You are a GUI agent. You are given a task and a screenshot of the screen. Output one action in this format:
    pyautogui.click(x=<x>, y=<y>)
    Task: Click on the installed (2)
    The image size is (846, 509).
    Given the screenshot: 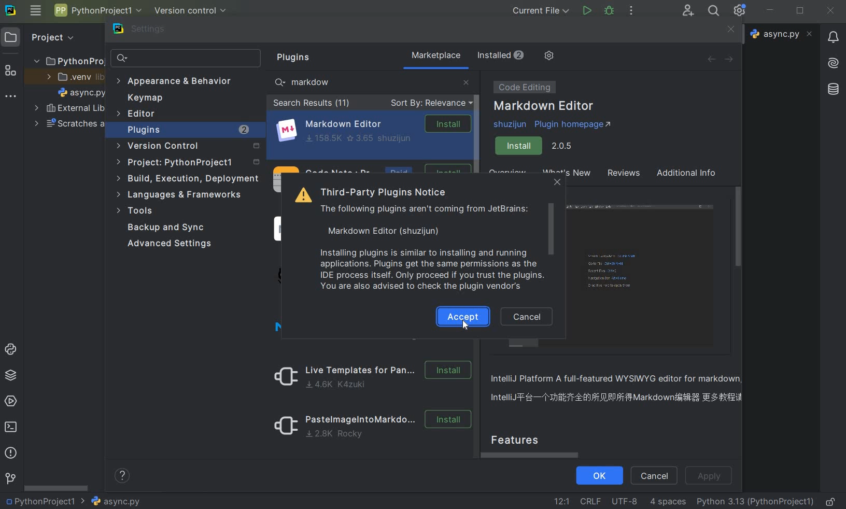 What is the action you would take?
    pyautogui.click(x=500, y=55)
    